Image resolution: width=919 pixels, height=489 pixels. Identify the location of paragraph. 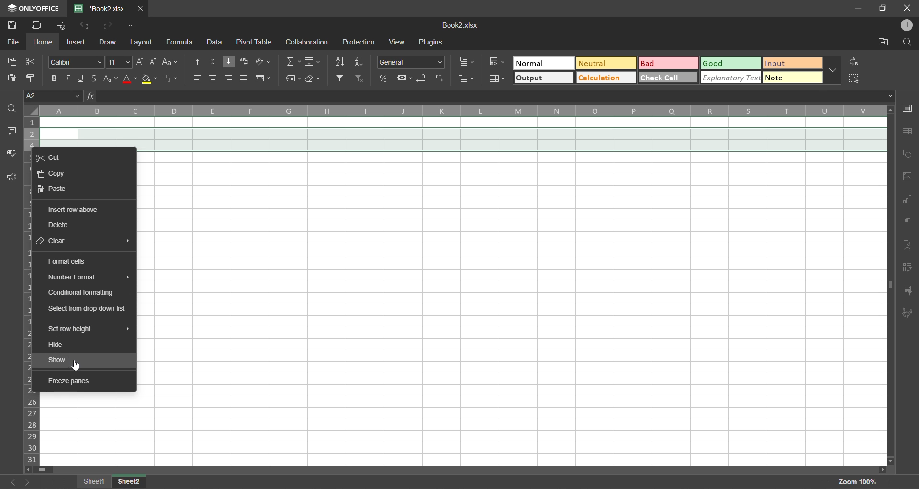
(909, 221).